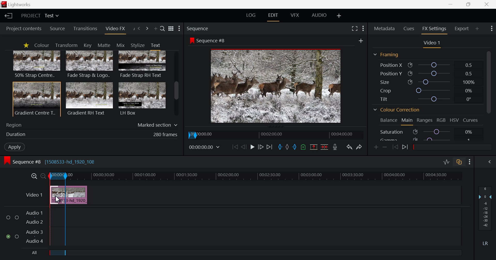 This screenshot has width=496, height=260. I want to click on audio 3, so click(33, 231).